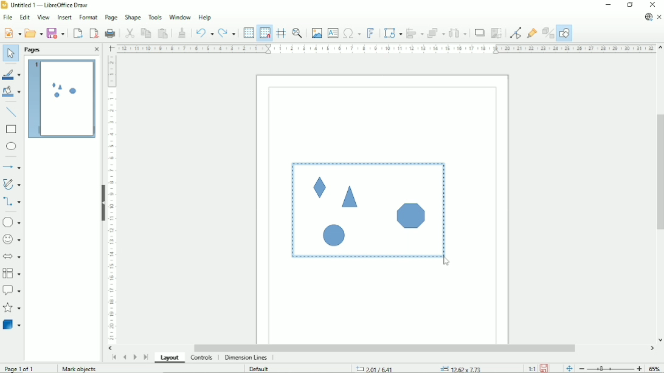  What do you see at coordinates (88, 18) in the screenshot?
I see `Format` at bounding box center [88, 18].